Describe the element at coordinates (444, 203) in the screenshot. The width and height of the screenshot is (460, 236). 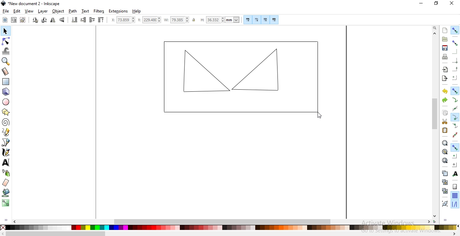
I see `group selected objects` at that location.